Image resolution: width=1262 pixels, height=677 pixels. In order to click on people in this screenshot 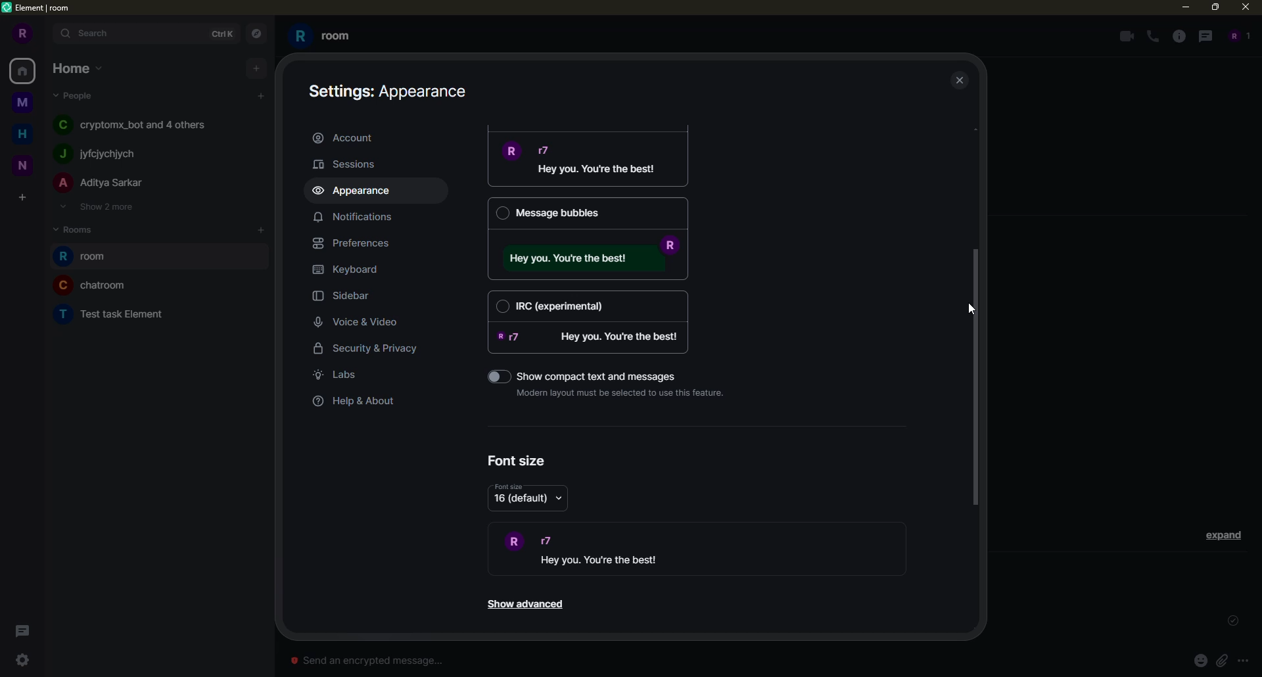, I will do `click(1237, 35)`.